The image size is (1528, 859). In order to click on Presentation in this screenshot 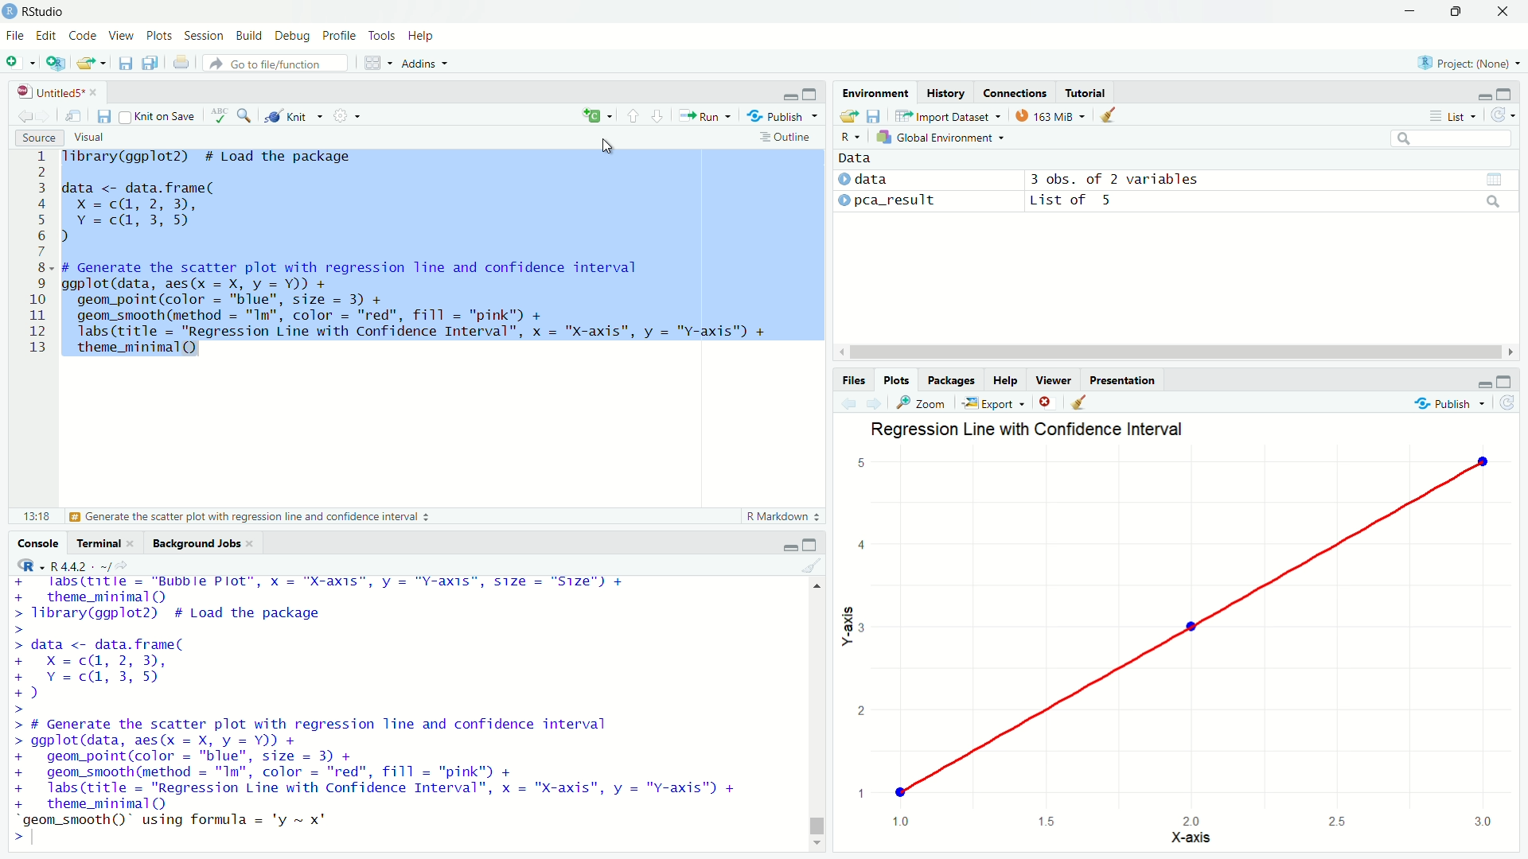, I will do `click(1122, 380)`.